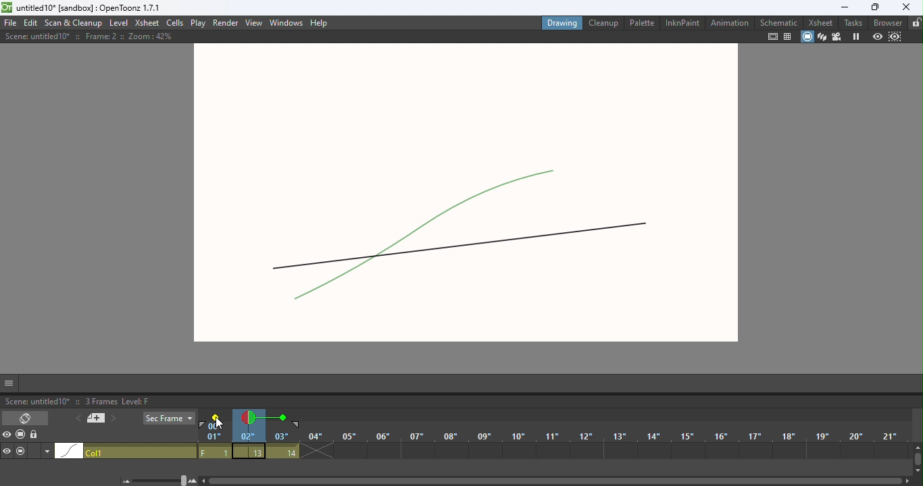 The width and height of the screenshot is (923, 486). I want to click on Minimize, so click(841, 7).